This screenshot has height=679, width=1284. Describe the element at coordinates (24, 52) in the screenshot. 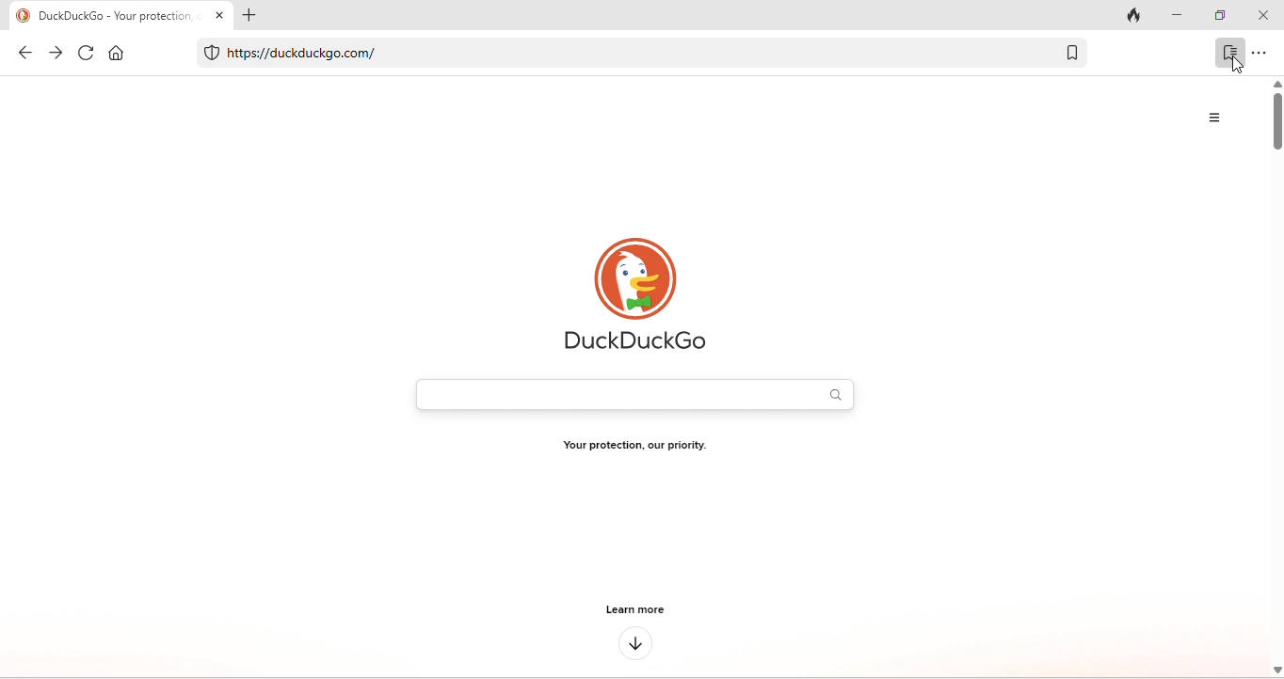

I see `back` at that location.